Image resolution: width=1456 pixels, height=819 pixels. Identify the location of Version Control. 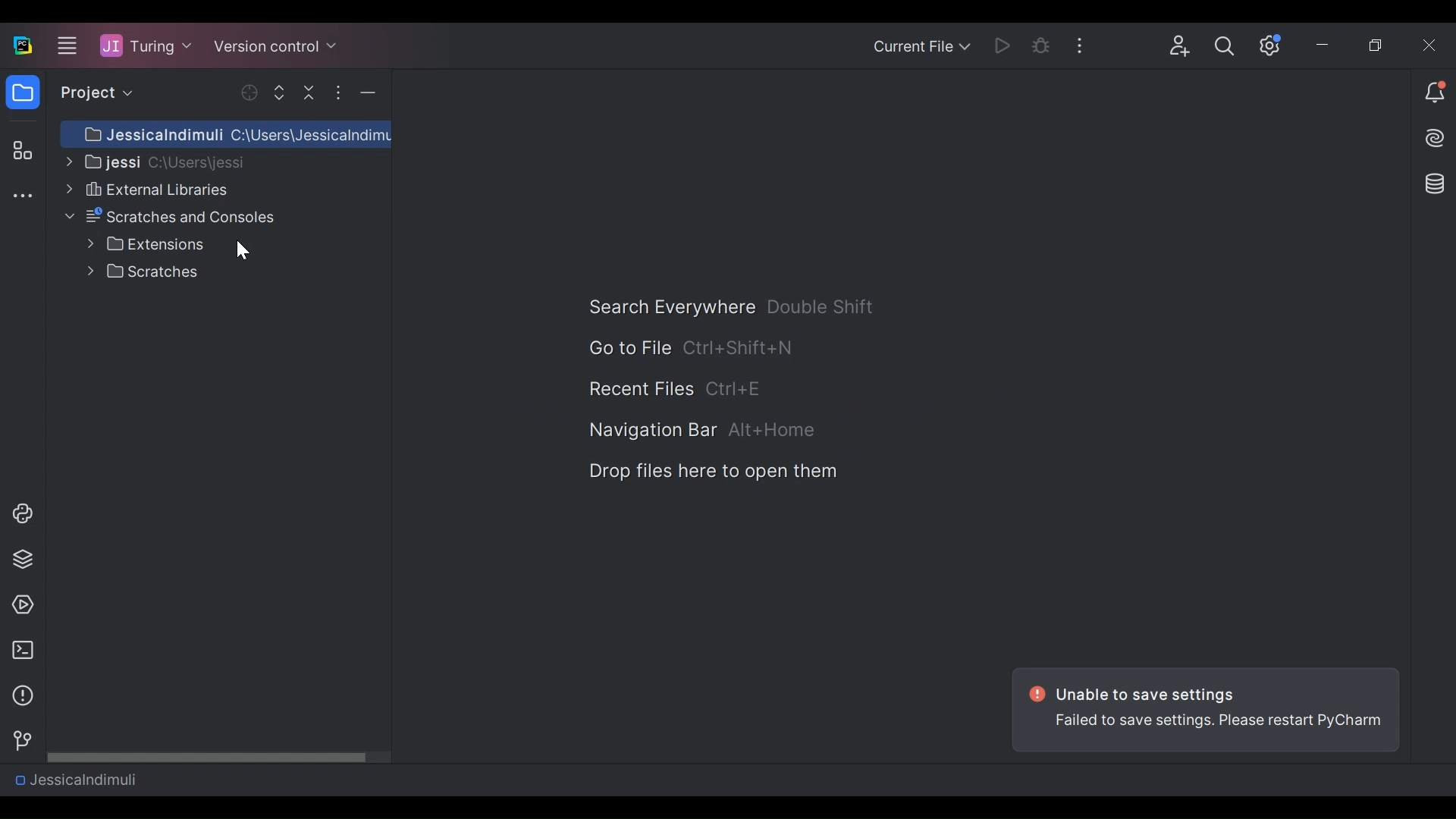
(276, 43).